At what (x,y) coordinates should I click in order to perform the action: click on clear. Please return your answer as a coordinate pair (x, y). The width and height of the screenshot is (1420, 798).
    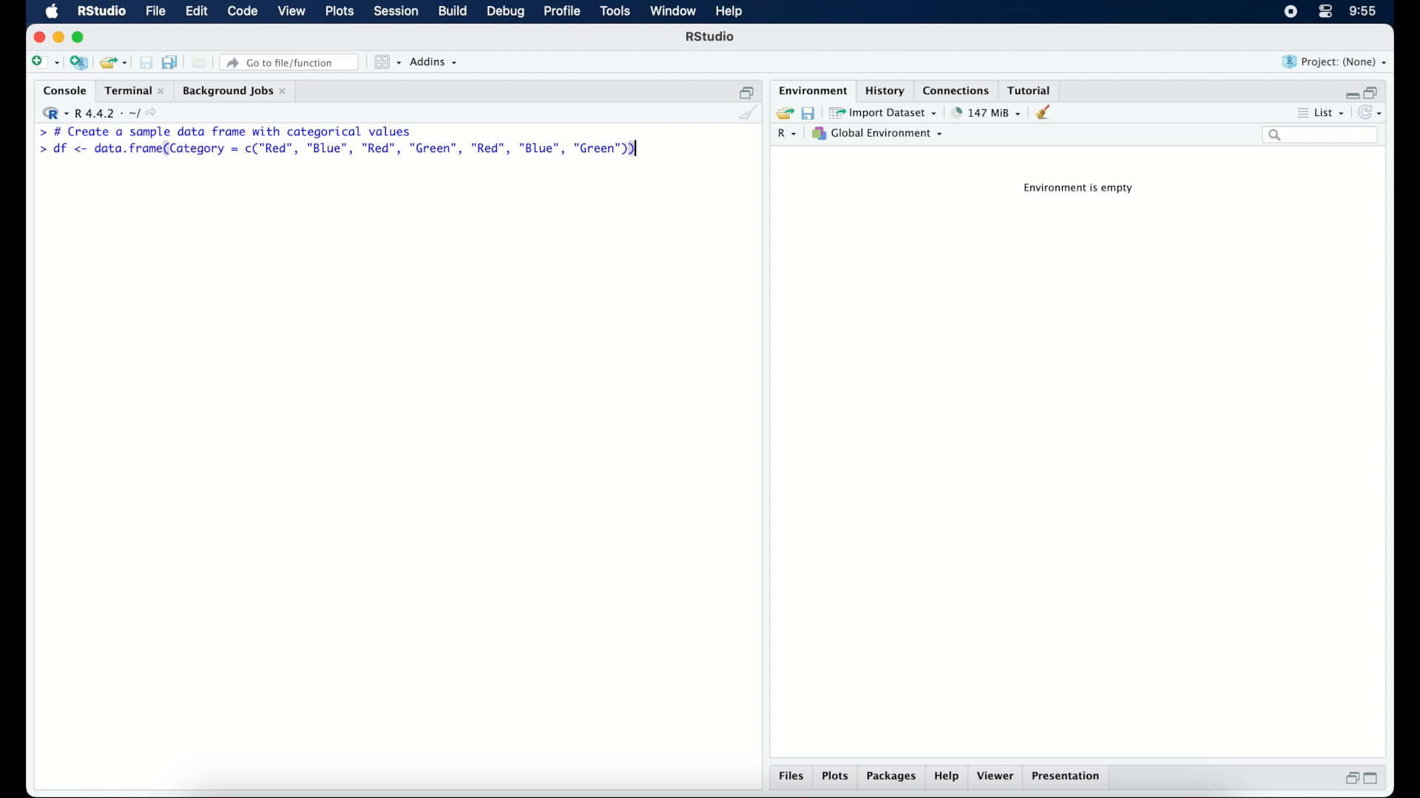
    Looking at the image, I should click on (1048, 113).